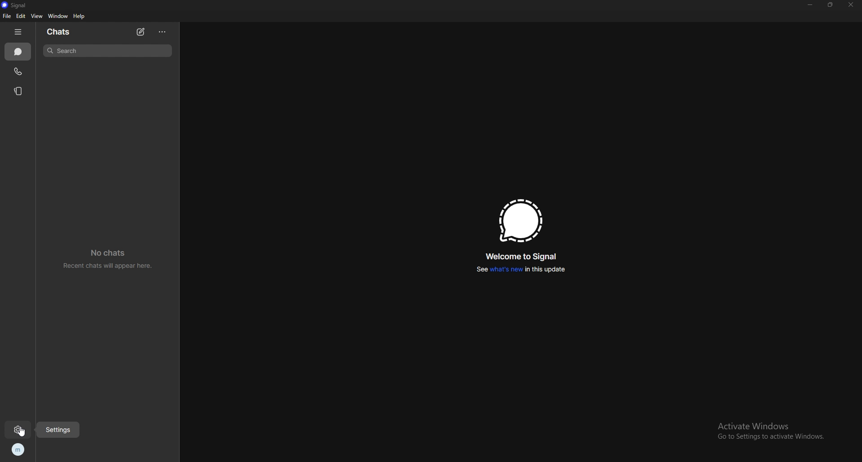 This screenshot has width=862, height=462. What do you see at coordinates (19, 52) in the screenshot?
I see `chats` at bounding box center [19, 52].